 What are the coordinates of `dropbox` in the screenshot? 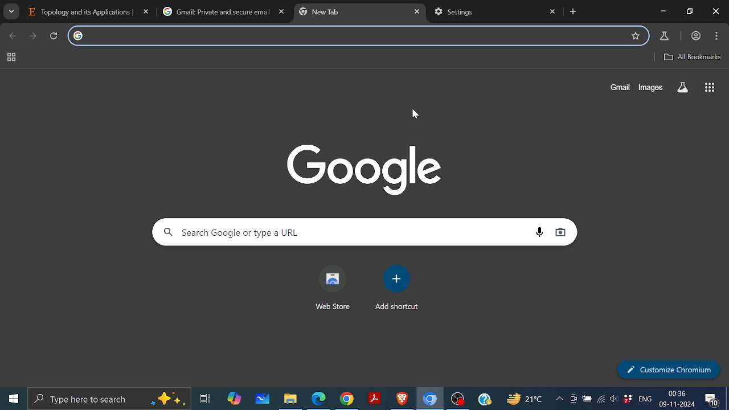 It's located at (628, 399).